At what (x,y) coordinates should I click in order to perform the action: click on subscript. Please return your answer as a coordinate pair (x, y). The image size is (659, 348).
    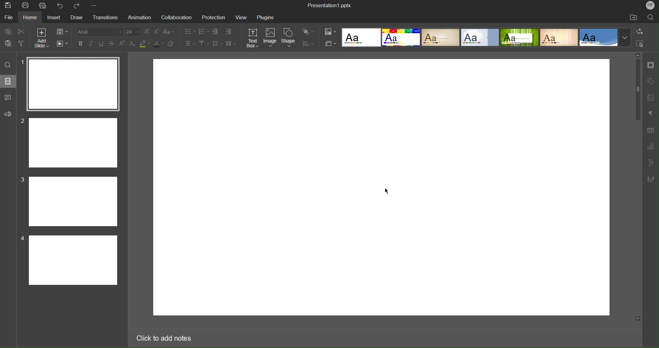
    Looking at the image, I should click on (133, 44).